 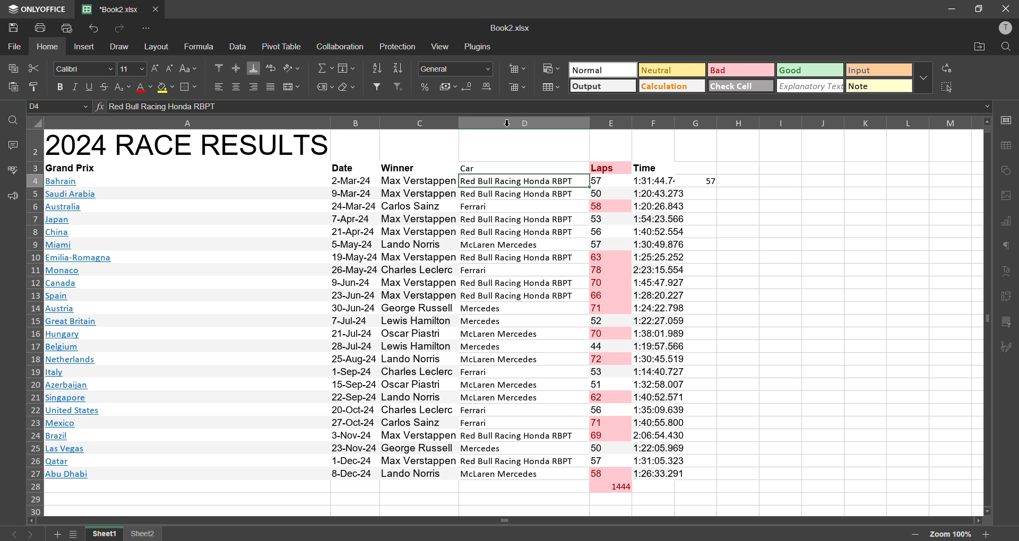 I want to click on Drop-down , so click(x=989, y=107).